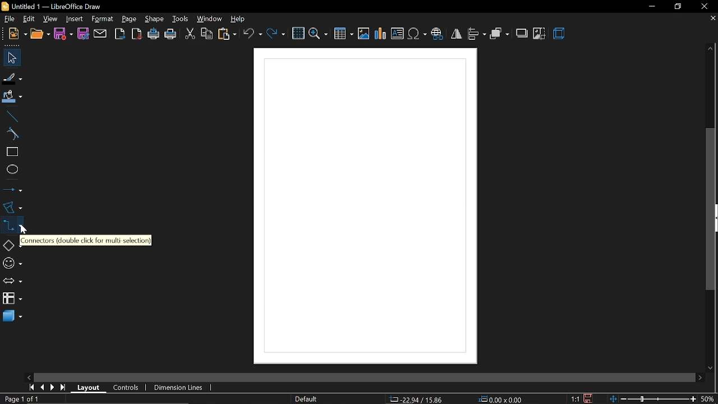 The width and height of the screenshot is (718, 404). What do you see at coordinates (417, 34) in the screenshot?
I see `Insert symbol` at bounding box center [417, 34].